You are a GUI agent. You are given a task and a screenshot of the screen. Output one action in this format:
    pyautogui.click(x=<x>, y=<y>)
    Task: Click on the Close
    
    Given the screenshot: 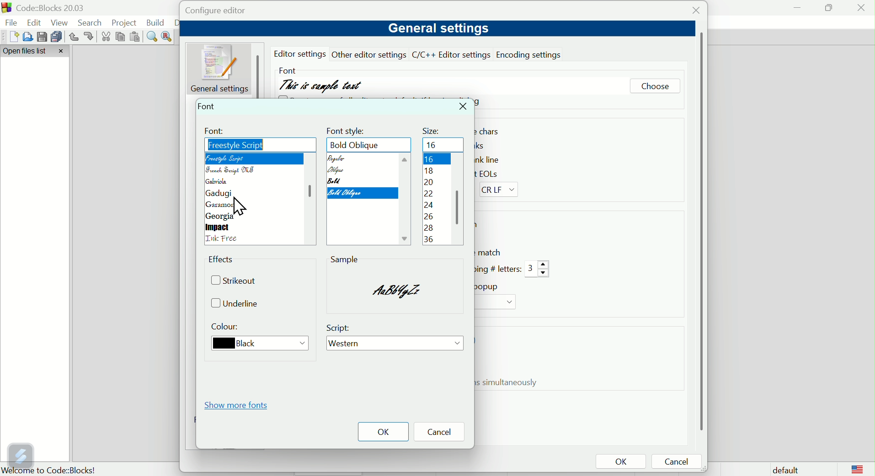 What is the action you would take?
    pyautogui.click(x=464, y=107)
    